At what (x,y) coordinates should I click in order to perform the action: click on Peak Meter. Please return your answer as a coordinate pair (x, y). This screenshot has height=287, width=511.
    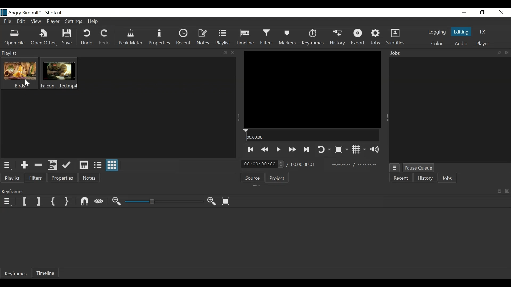
    Looking at the image, I should click on (130, 38).